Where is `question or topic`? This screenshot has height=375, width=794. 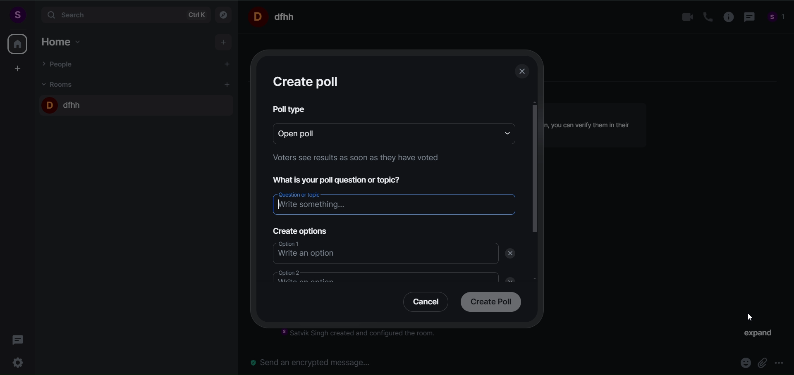
question or topic is located at coordinates (394, 202).